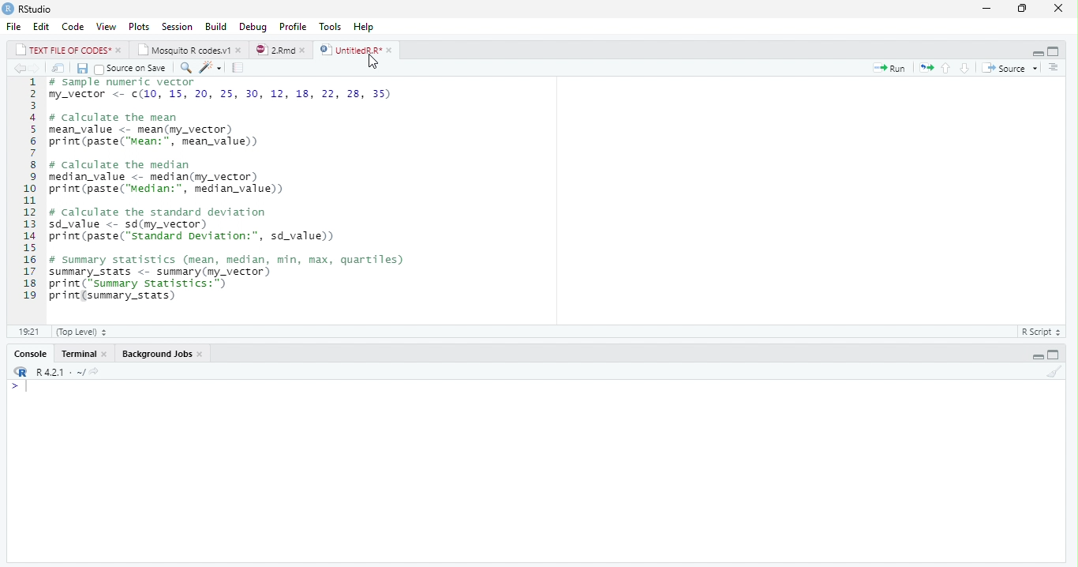  What do you see at coordinates (986, 9) in the screenshot?
I see `minimize` at bounding box center [986, 9].